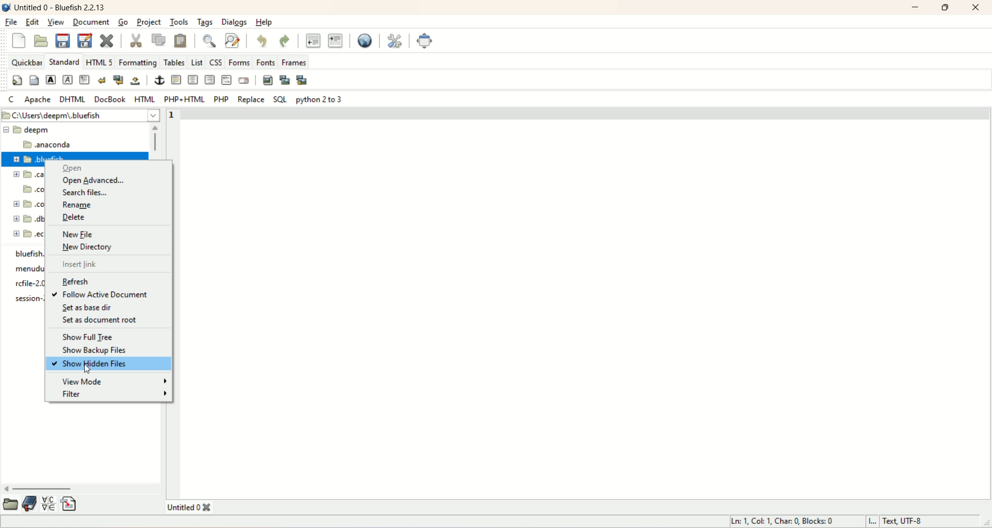 The width and height of the screenshot is (992, 528). I want to click on replace, so click(252, 99).